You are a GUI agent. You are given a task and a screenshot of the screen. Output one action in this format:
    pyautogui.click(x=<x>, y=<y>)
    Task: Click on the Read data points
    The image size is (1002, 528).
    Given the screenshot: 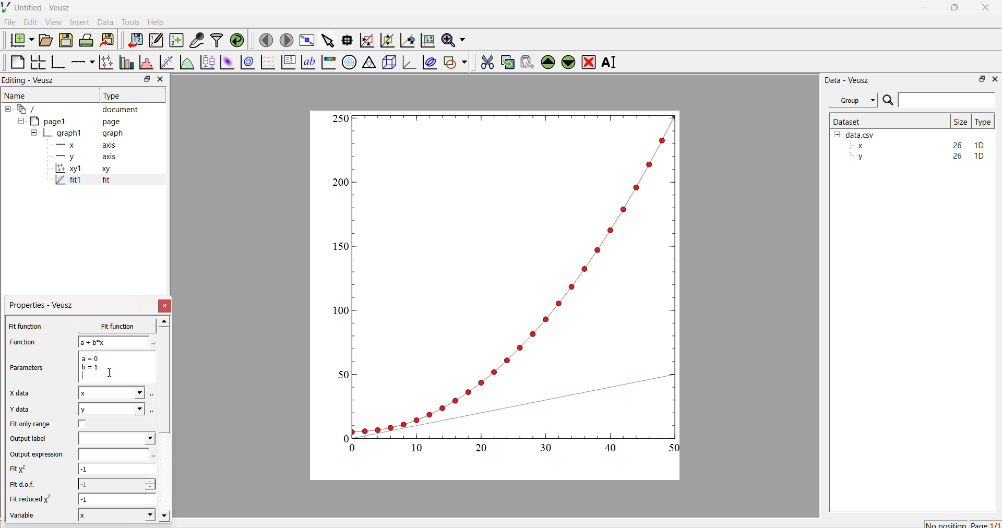 What is the action you would take?
    pyautogui.click(x=346, y=39)
    